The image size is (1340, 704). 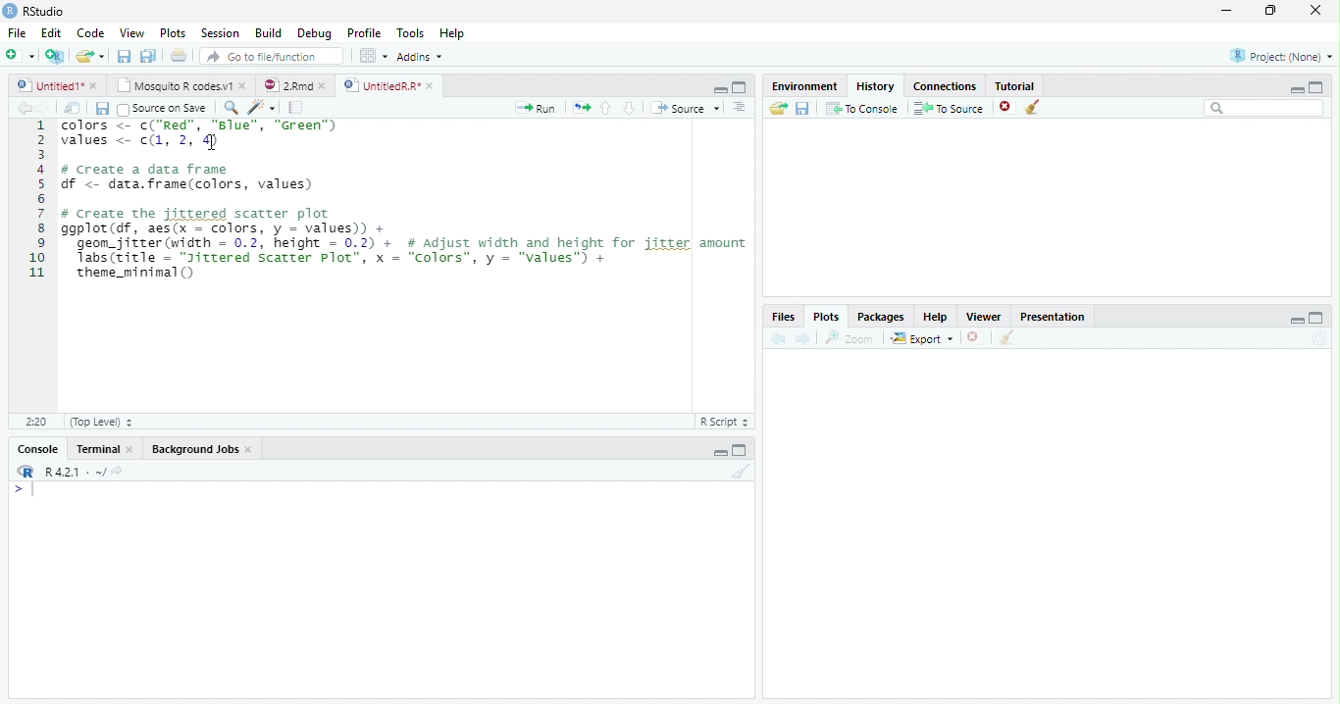 What do you see at coordinates (100, 422) in the screenshot?
I see `(Top Level)` at bounding box center [100, 422].